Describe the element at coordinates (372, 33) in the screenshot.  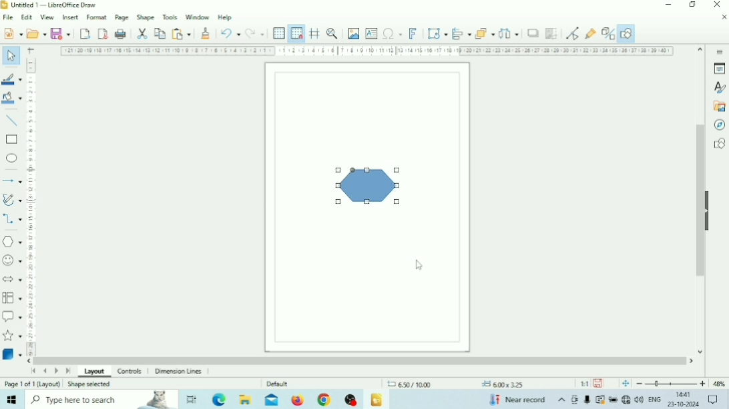
I see `Insert Text Box` at that location.